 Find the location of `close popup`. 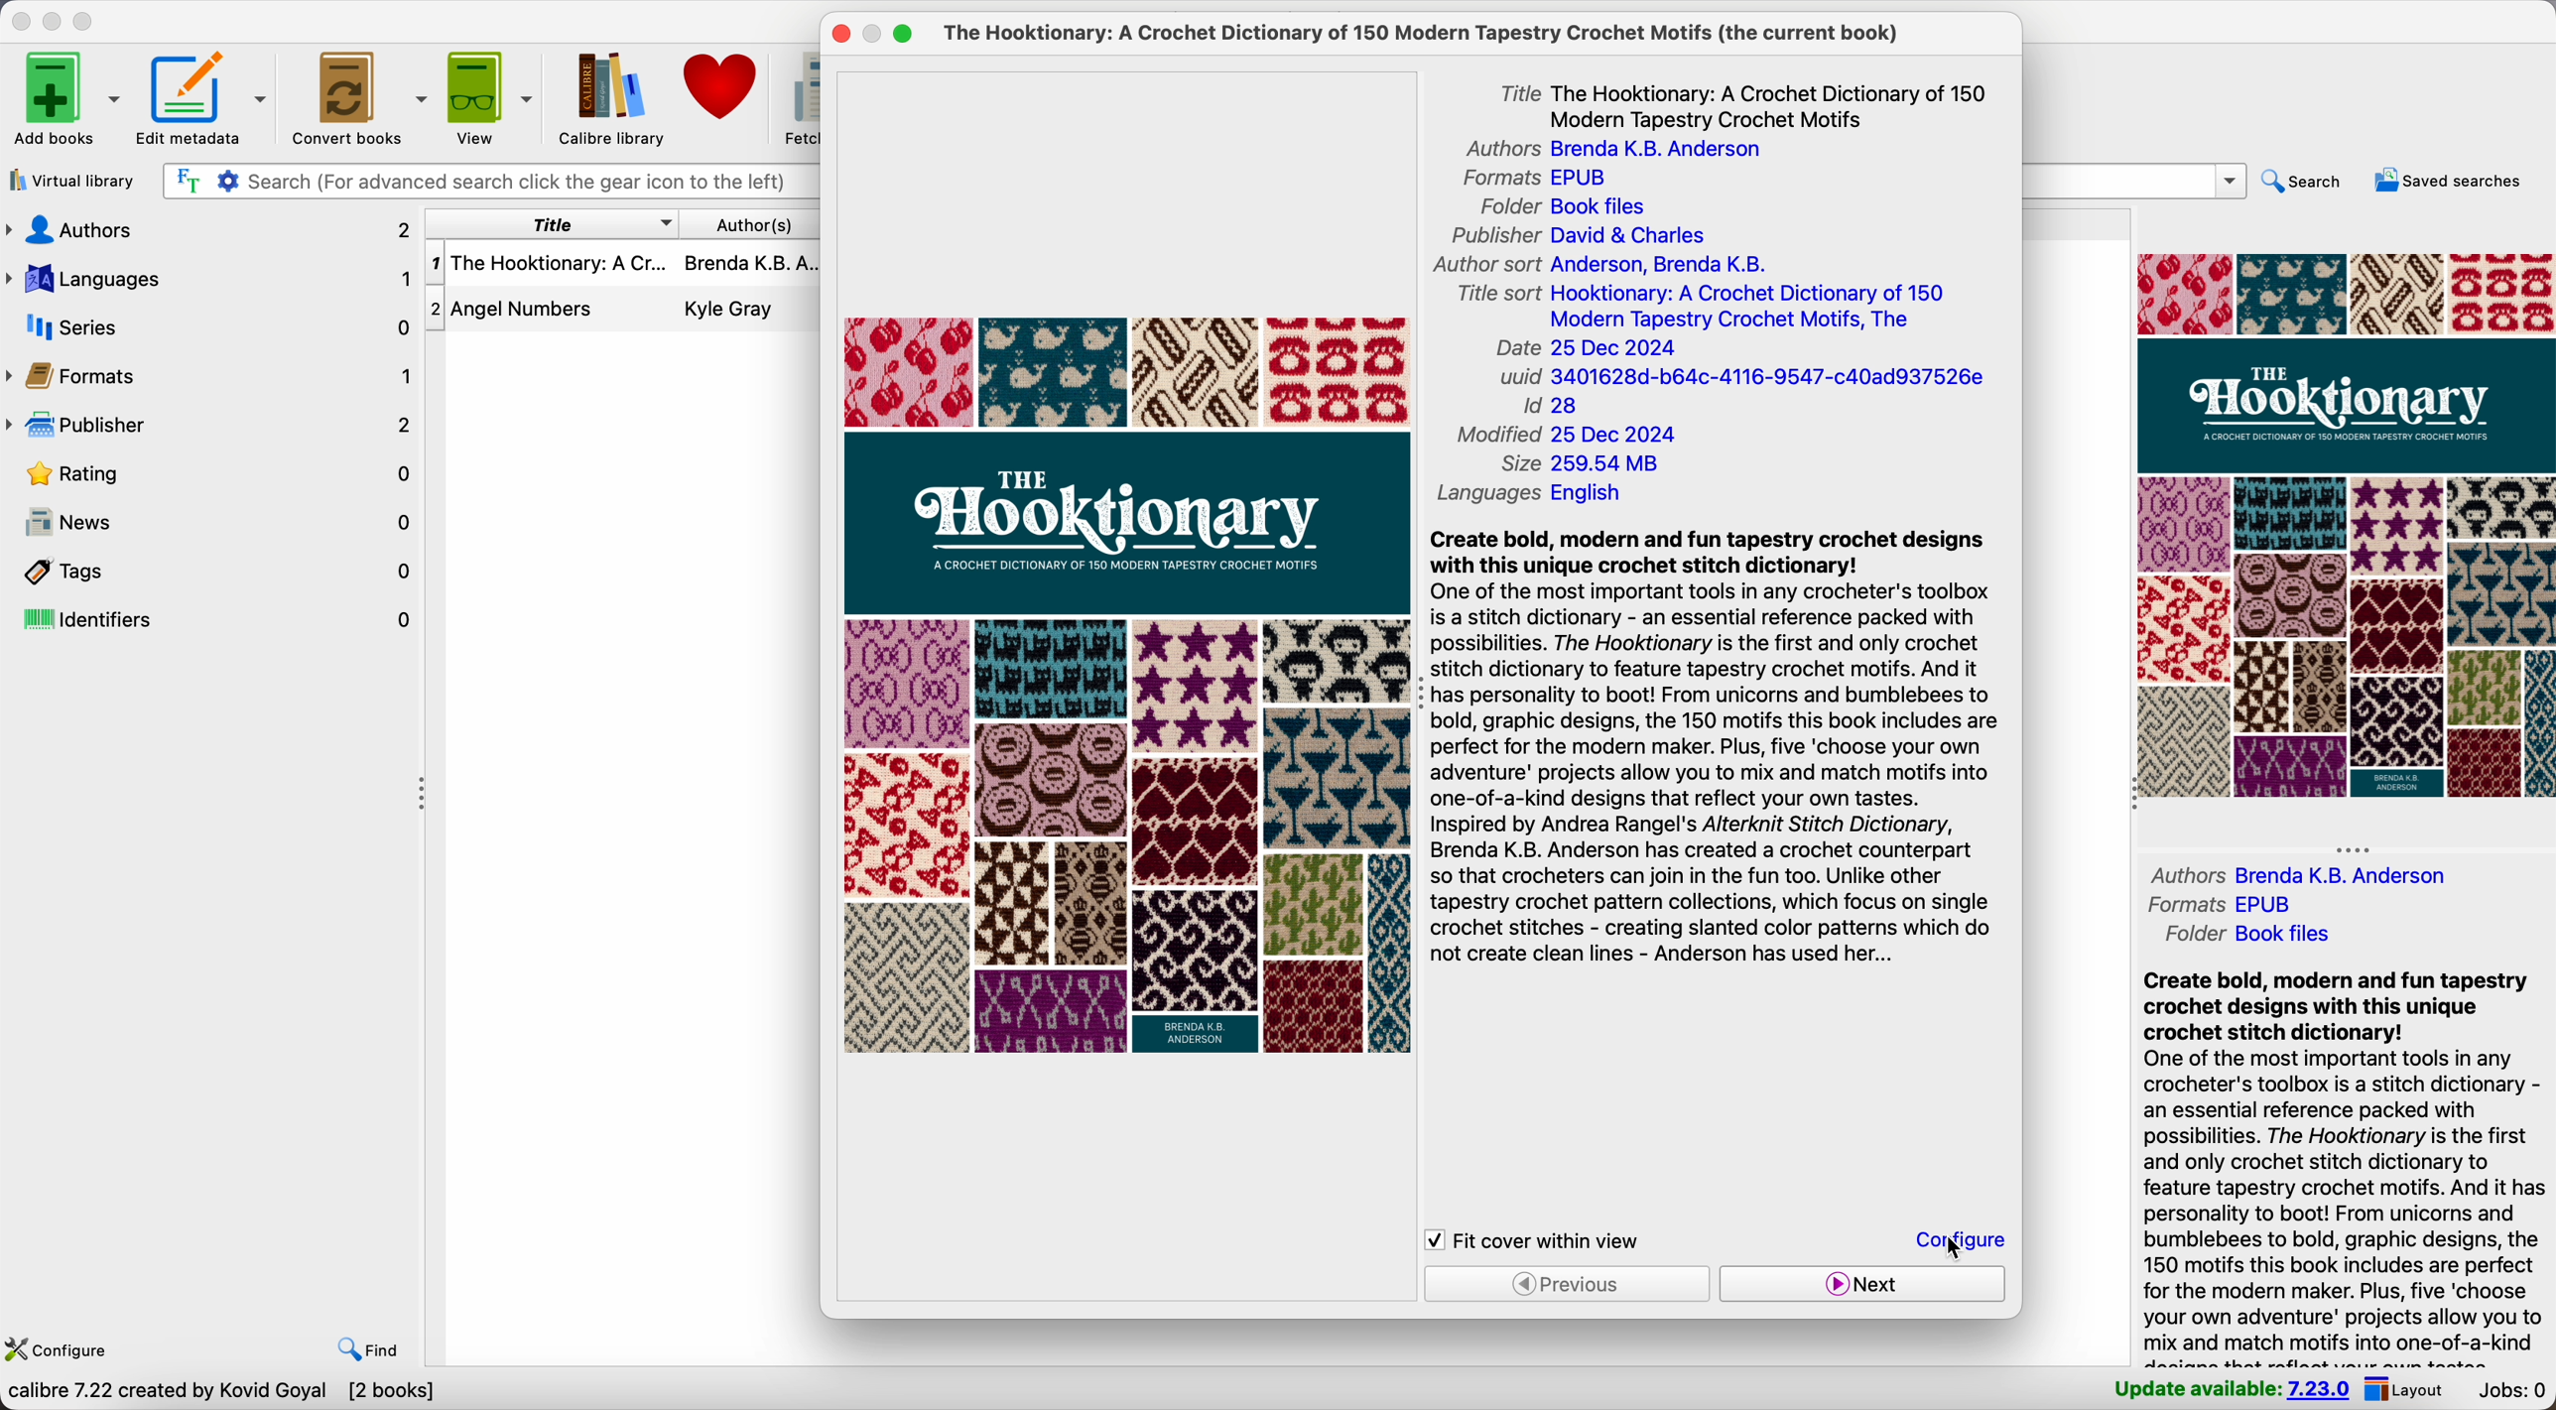

close popup is located at coordinates (842, 34).